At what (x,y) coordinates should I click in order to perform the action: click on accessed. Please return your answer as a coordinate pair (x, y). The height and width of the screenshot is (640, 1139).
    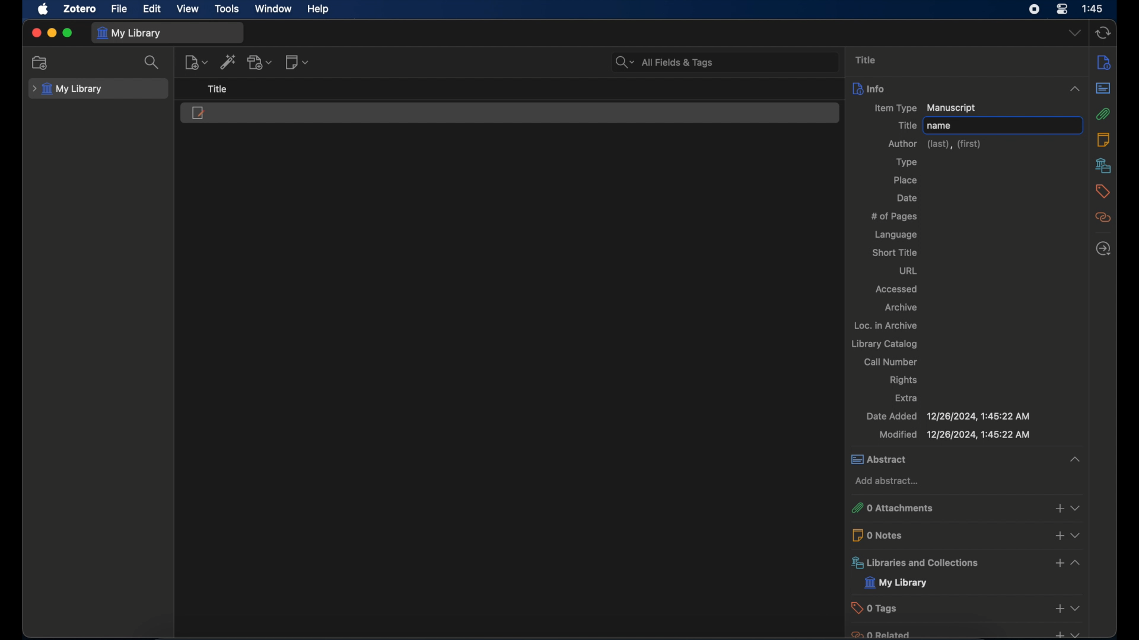
    Looking at the image, I should click on (897, 290).